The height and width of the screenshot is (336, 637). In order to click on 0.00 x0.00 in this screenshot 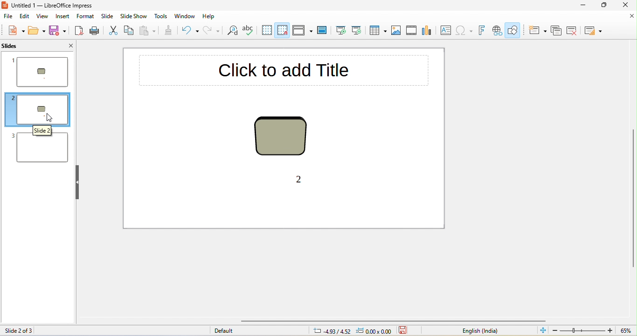, I will do `click(375, 331)`.